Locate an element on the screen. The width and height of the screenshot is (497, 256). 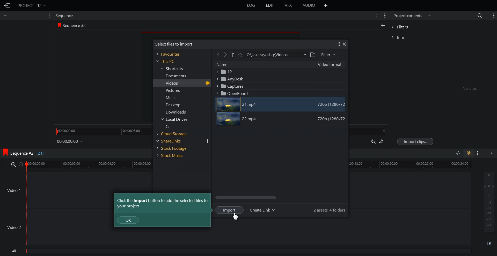
Toggle Auto track Sync is located at coordinates (469, 153).